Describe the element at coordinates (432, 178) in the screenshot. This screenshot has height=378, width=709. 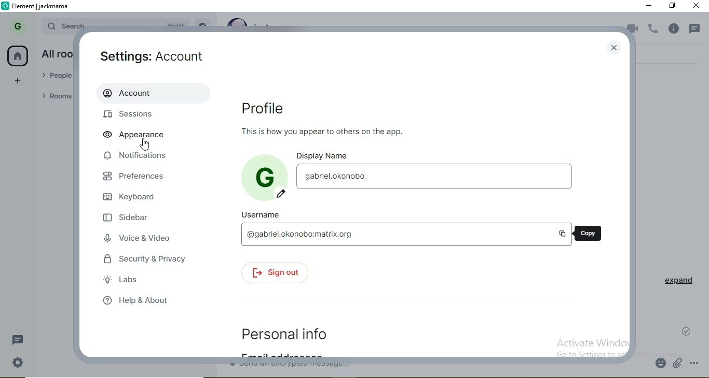
I see `gabriel.okonobo` at that location.